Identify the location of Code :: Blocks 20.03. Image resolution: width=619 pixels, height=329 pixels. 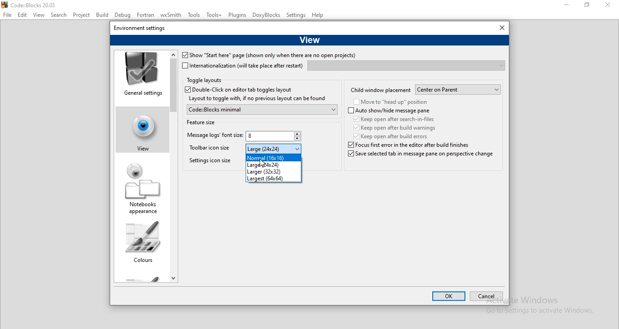
(30, 5).